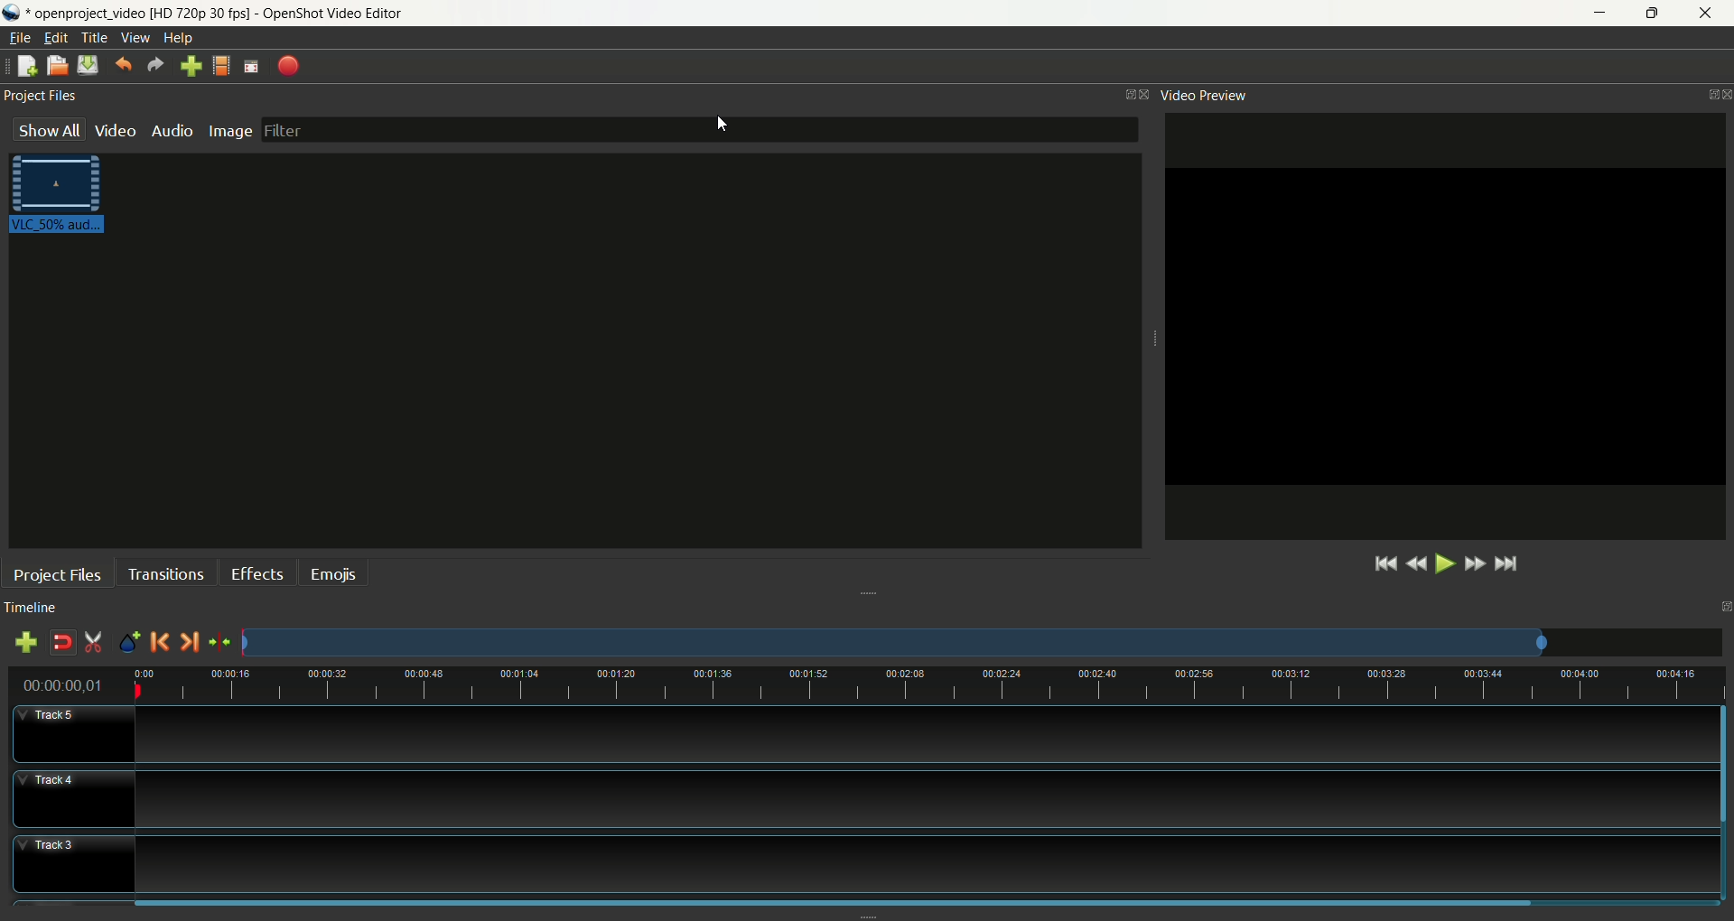 The width and height of the screenshot is (1734, 921). I want to click on center the timeline on the playhead, so click(219, 643).